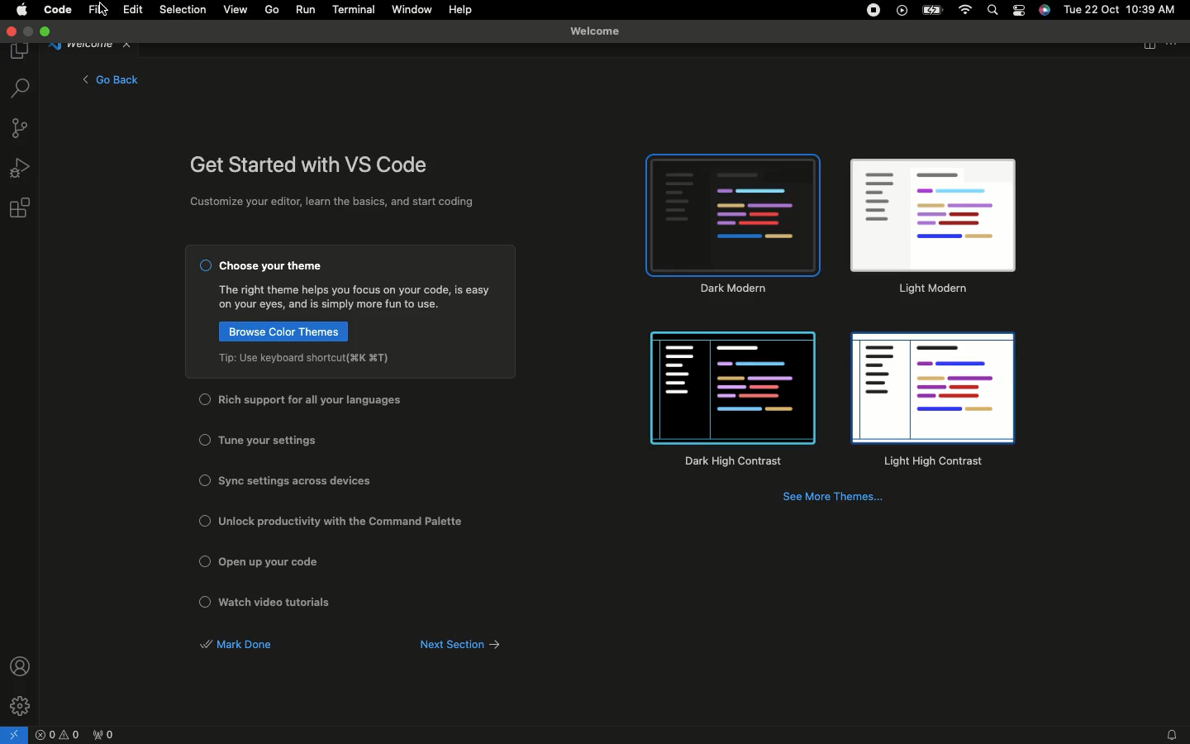  Describe the element at coordinates (21, 11) in the screenshot. I see `Apple logo` at that location.